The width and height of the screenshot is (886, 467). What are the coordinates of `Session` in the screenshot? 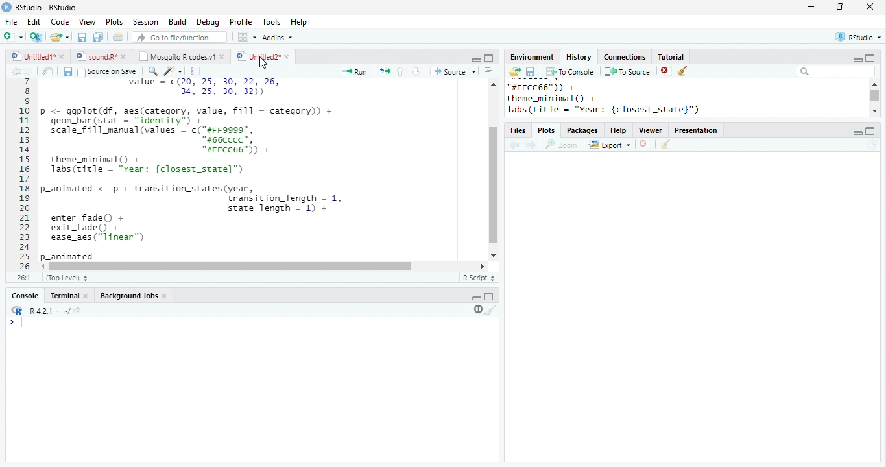 It's located at (145, 22).